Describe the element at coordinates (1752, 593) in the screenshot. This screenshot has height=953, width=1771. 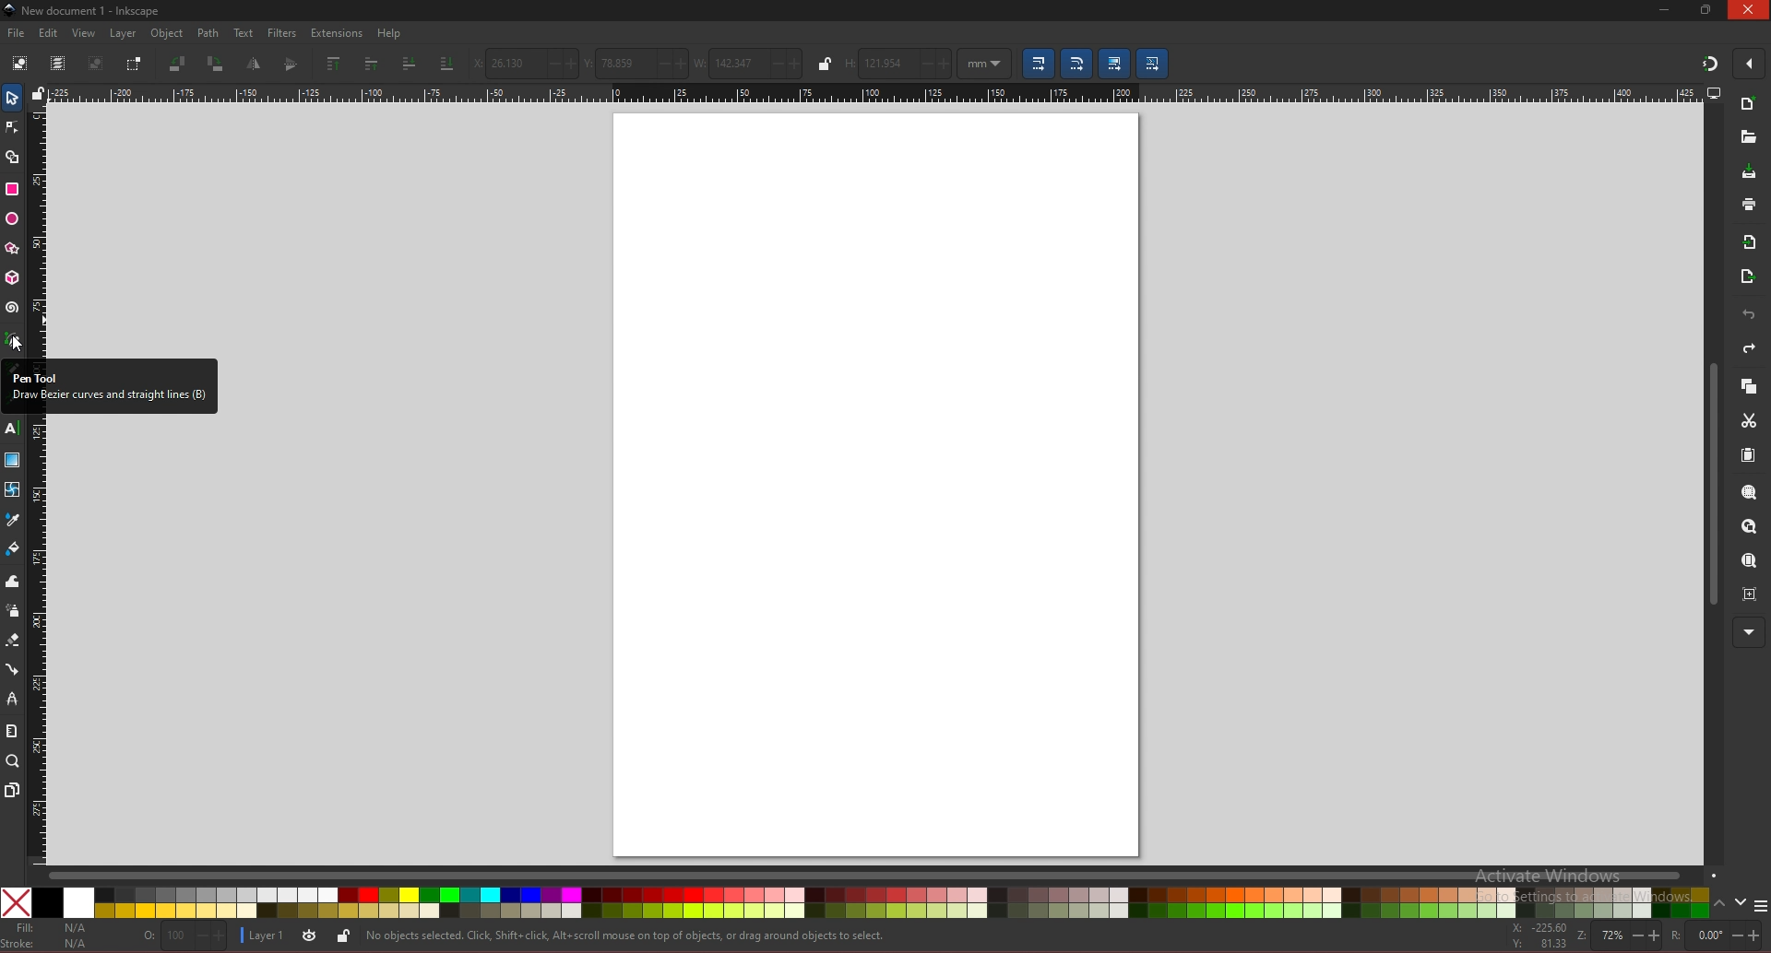
I see `zoom centre page` at that location.